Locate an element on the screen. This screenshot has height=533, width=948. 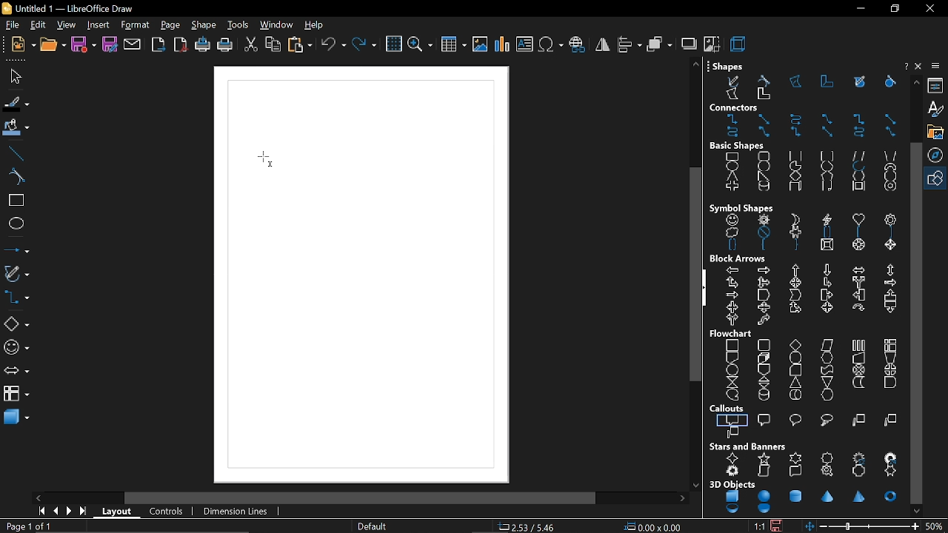
shape is located at coordinates (205, 26).